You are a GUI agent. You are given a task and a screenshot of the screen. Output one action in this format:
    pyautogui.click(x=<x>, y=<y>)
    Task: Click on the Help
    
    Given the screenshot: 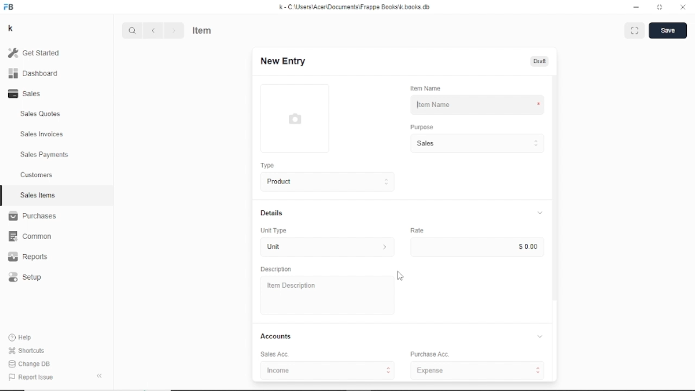 What is the action you would take?
    pyautogui.click(x=22, y=337)
    